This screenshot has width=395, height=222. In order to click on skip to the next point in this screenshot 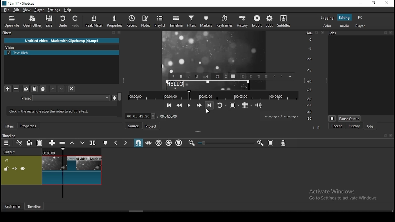, I will do `click(210, 105)`.